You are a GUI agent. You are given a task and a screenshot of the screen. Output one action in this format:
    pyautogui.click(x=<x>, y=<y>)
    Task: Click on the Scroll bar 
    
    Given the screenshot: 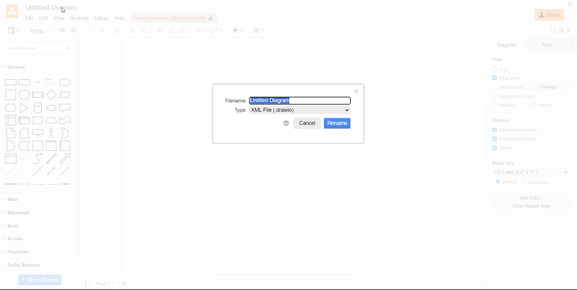 What is the action you would take?
    pyautogui.click(x=485, y=131)
    